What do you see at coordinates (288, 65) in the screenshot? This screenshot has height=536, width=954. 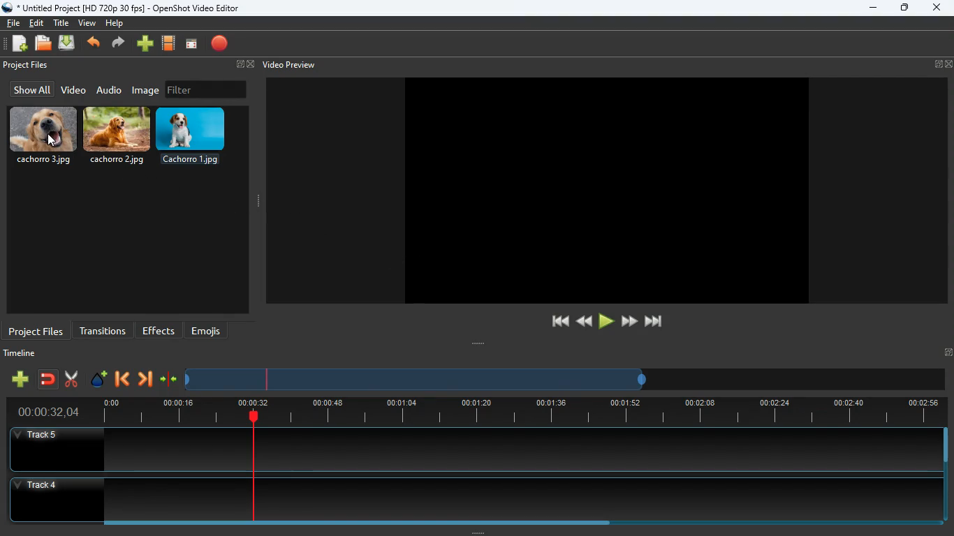 I see `video preview` at bounding box center [288, 65].